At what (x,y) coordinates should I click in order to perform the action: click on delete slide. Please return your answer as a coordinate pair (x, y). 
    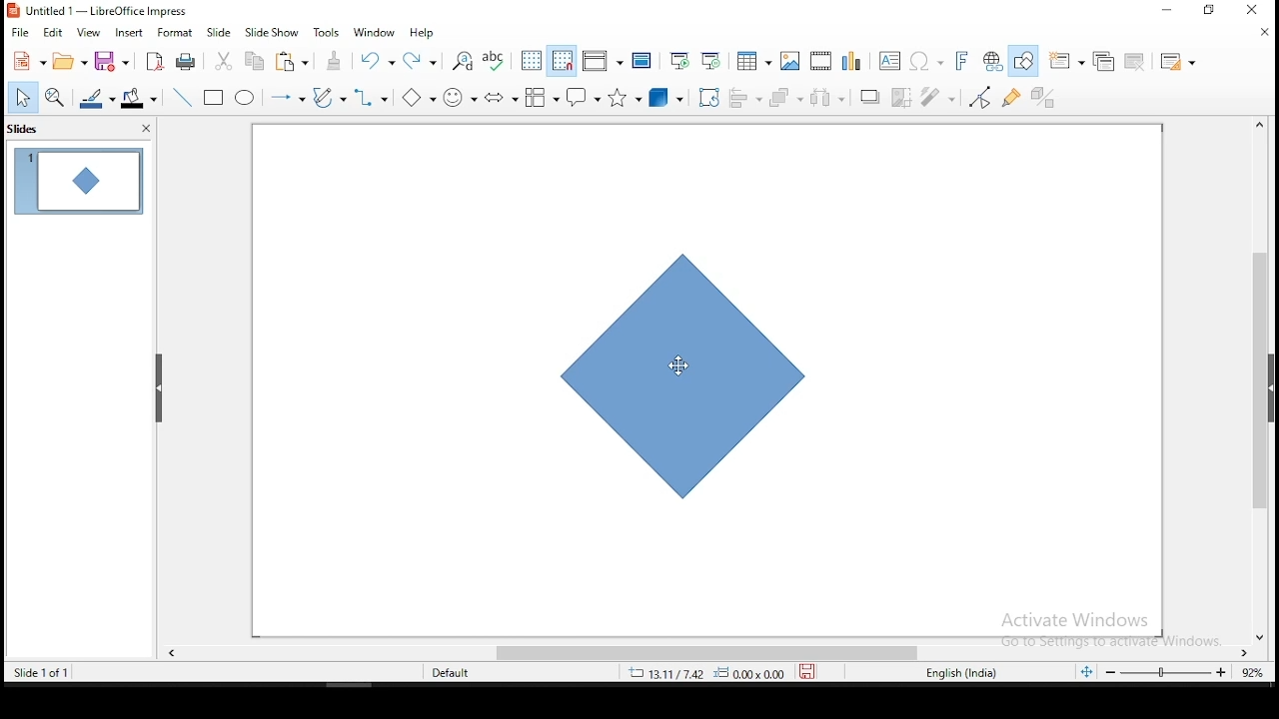
    Looking at the image, I should click on (1136, 63).